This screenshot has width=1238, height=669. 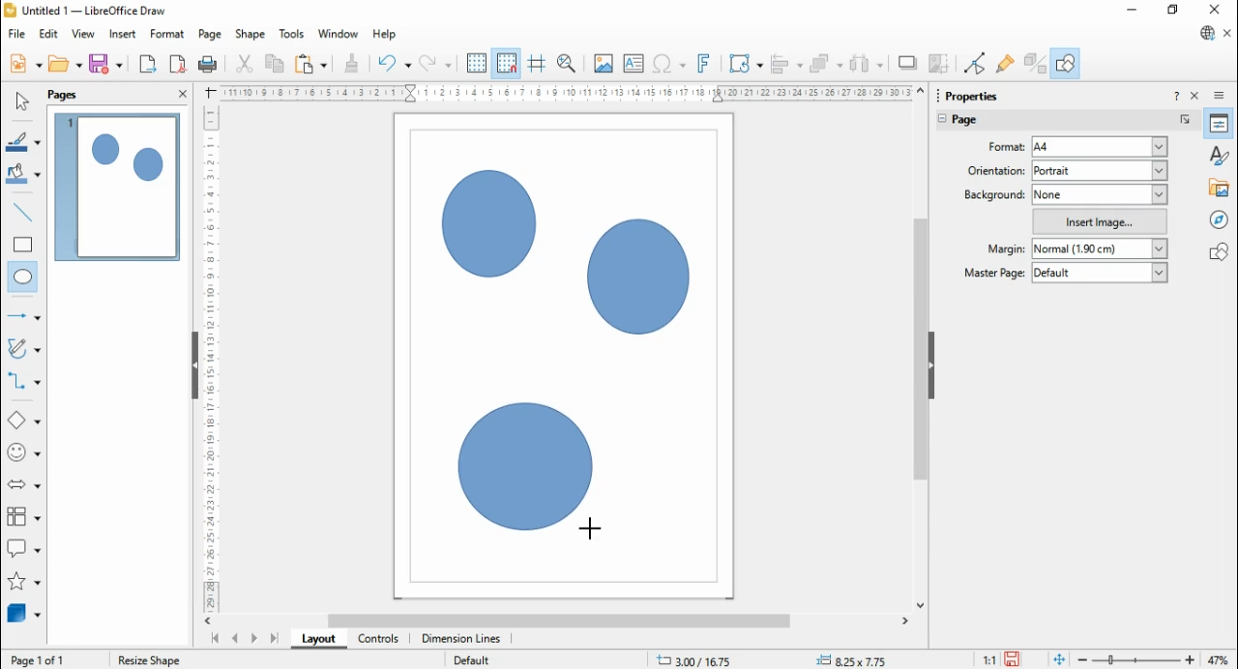 I want to click on clone formatting, so click(x=352, y=63).